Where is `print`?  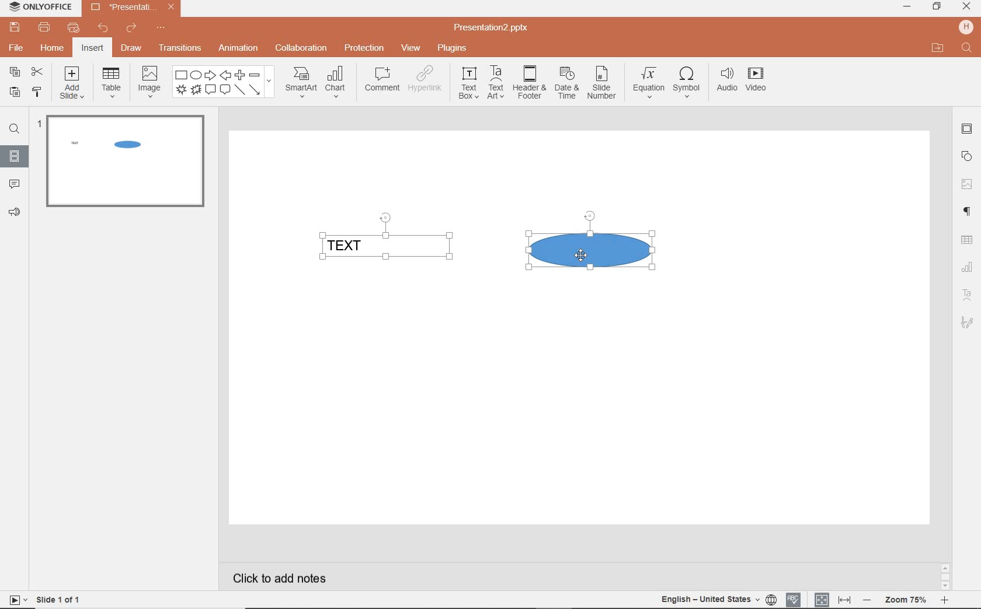
print is located at coordinates (45, 27).